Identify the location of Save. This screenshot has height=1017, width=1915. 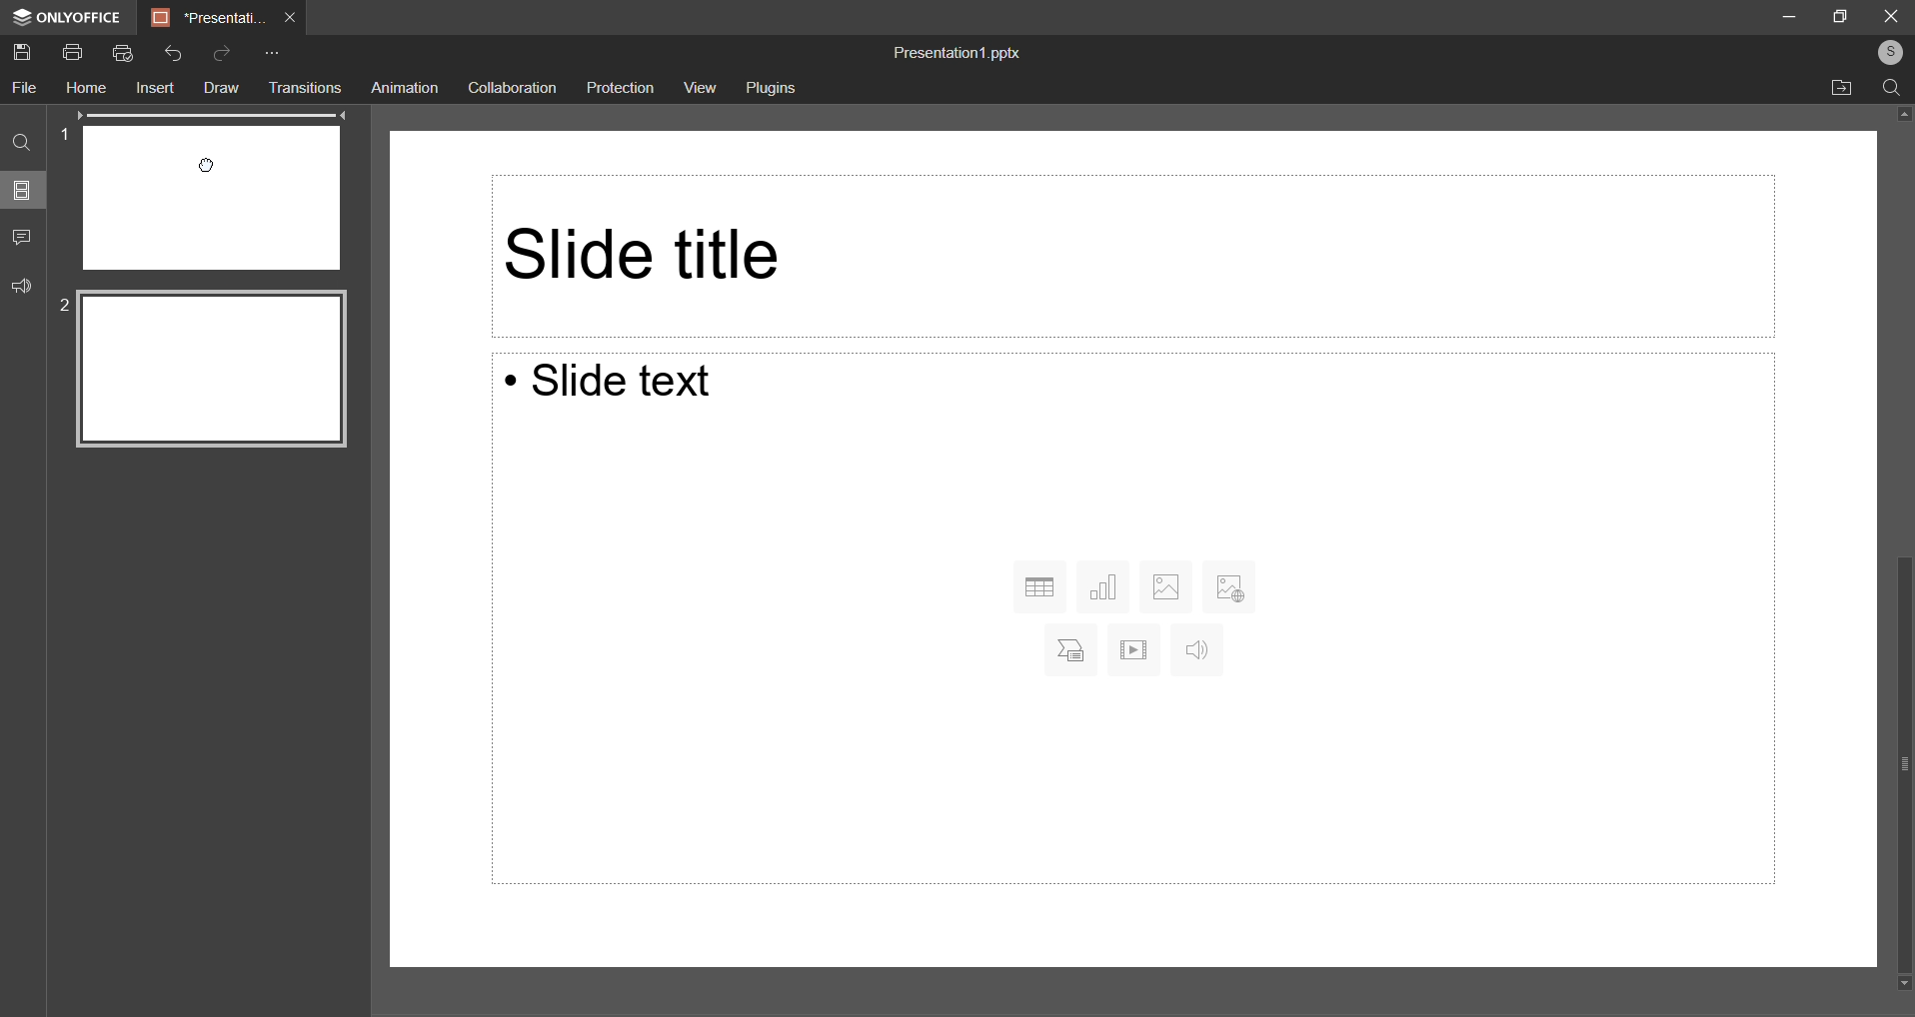
(27, 54).